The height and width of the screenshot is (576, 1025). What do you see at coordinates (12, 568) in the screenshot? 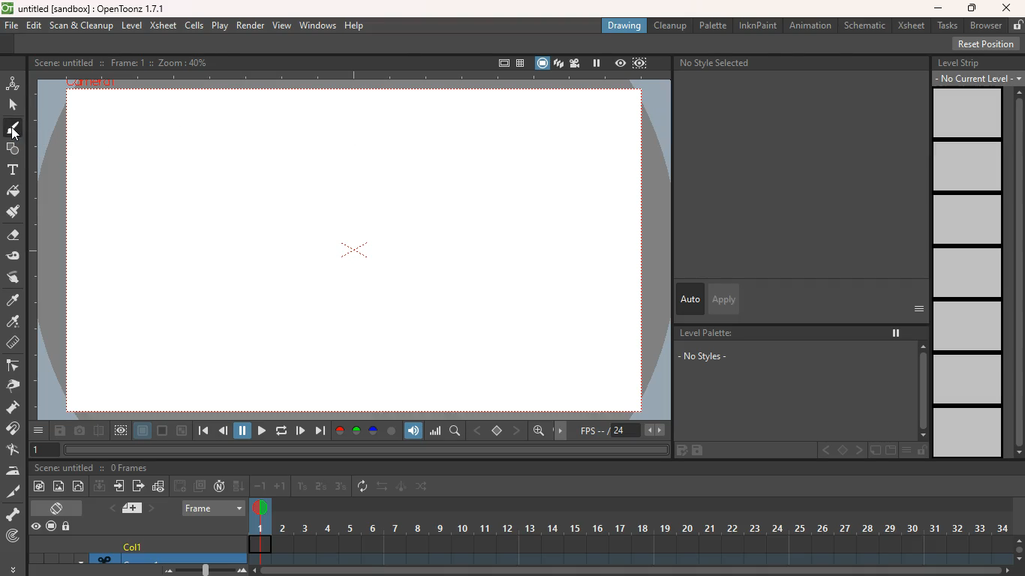
I see `more` at bounding box center [12, 568].